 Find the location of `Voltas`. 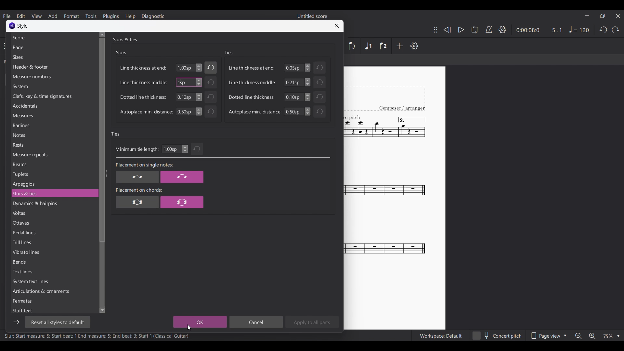

Voltas is located at coordinates (53, 213).